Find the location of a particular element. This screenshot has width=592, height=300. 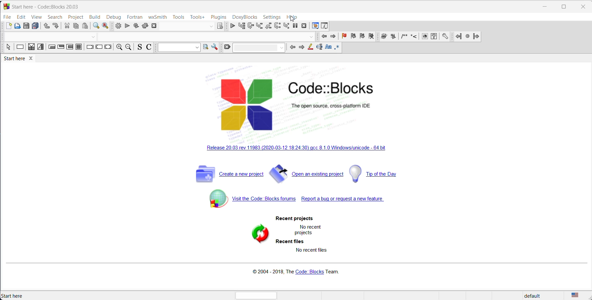

next bookmark is located at coordinates (362, 37).